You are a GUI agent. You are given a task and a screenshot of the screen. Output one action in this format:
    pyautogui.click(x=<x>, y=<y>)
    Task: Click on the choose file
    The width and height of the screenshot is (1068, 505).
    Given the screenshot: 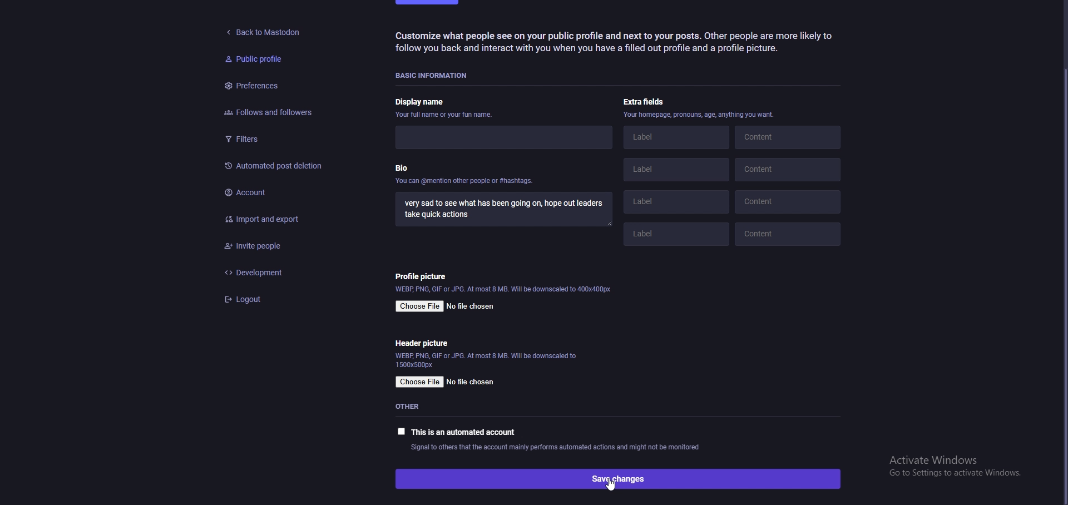 What is the action you would take?
    pyautogui.click(x=419, y=306)
    